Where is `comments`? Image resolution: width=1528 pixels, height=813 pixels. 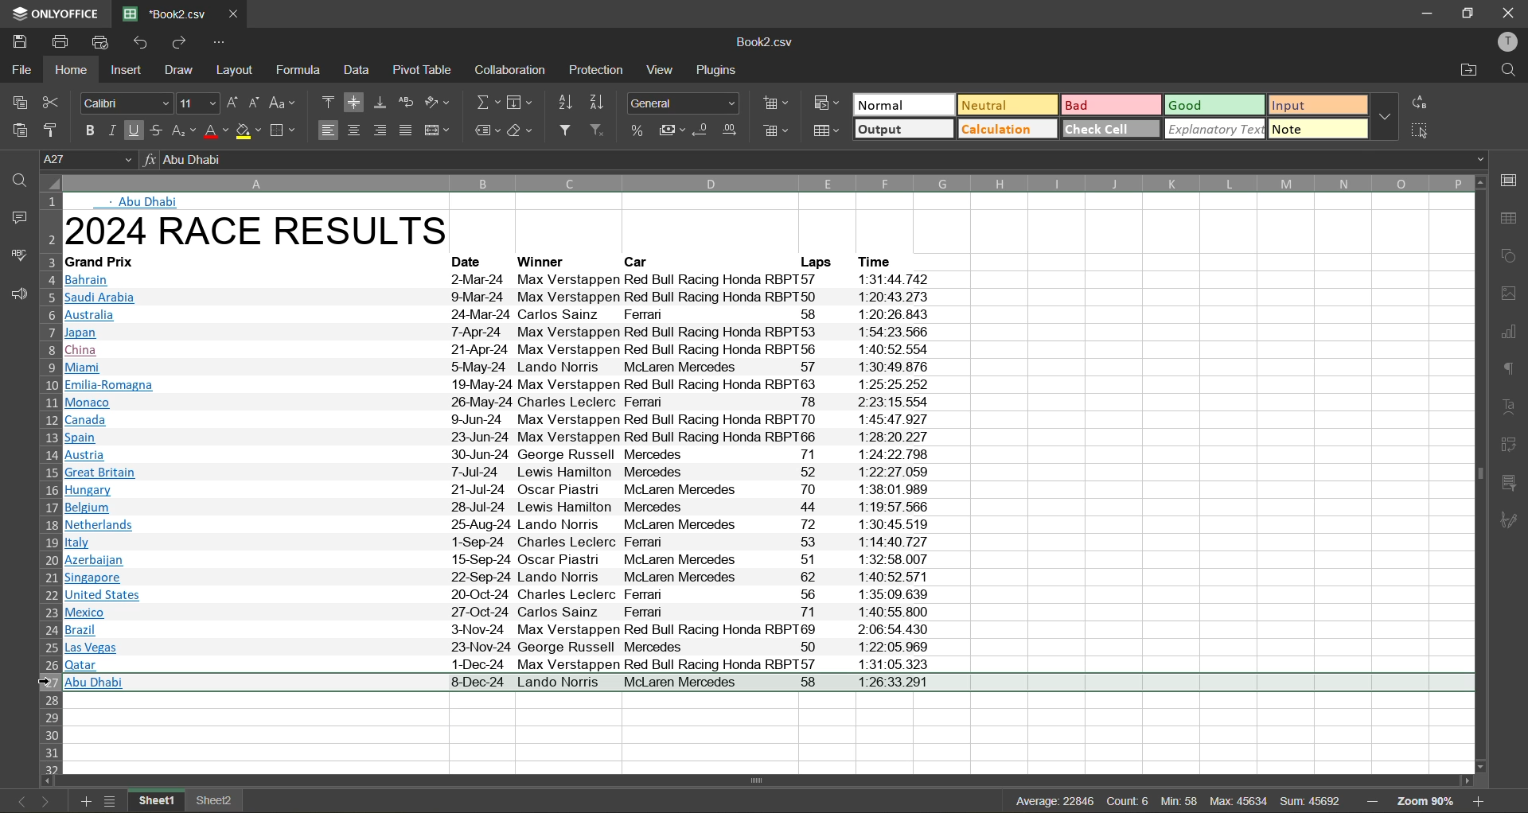 comments is located at coordinates (16, 216).